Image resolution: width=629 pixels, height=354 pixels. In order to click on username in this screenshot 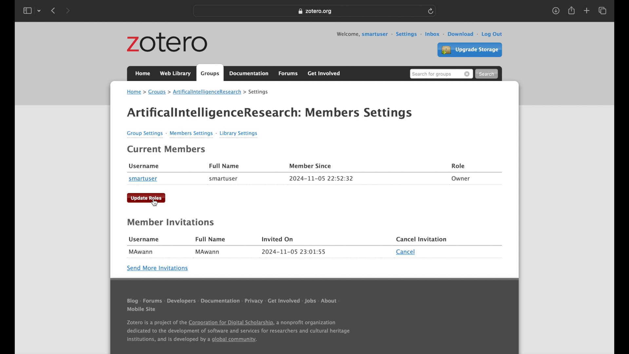, I will do `click(144, 240)`.